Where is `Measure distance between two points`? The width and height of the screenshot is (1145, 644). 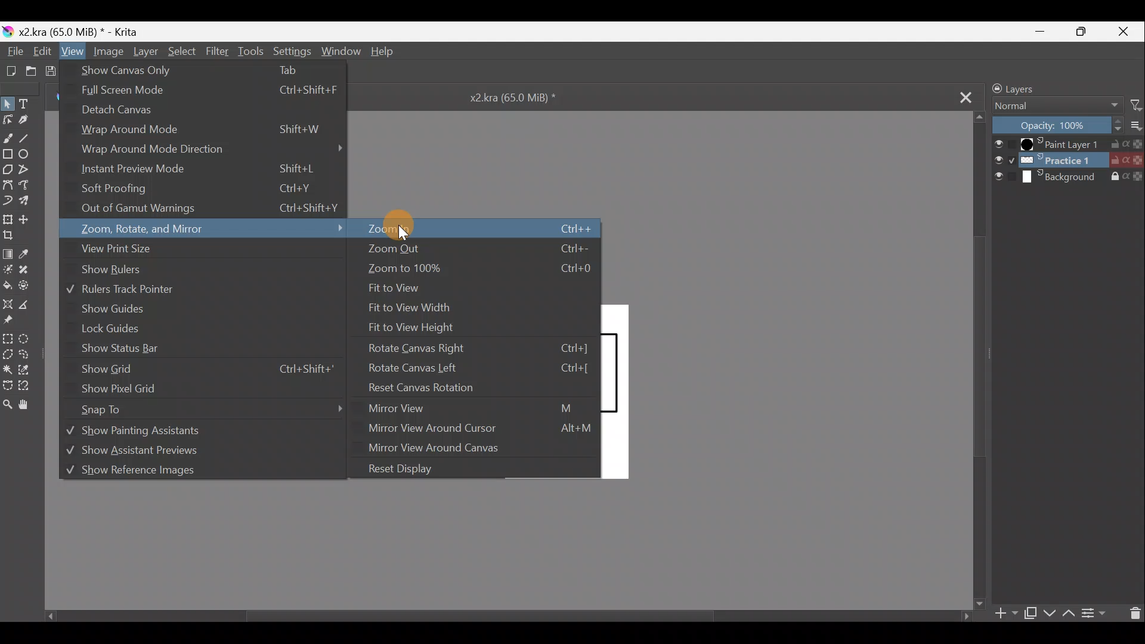 Measure distance between two points is located at coordinates (32, 308).